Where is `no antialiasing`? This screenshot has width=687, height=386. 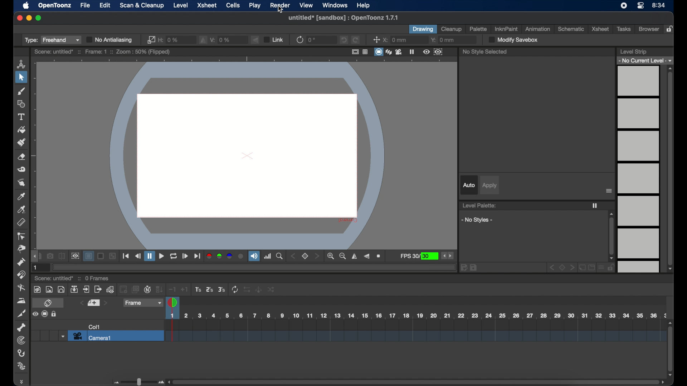 no antialiasing is located at coordinates (110, 40).